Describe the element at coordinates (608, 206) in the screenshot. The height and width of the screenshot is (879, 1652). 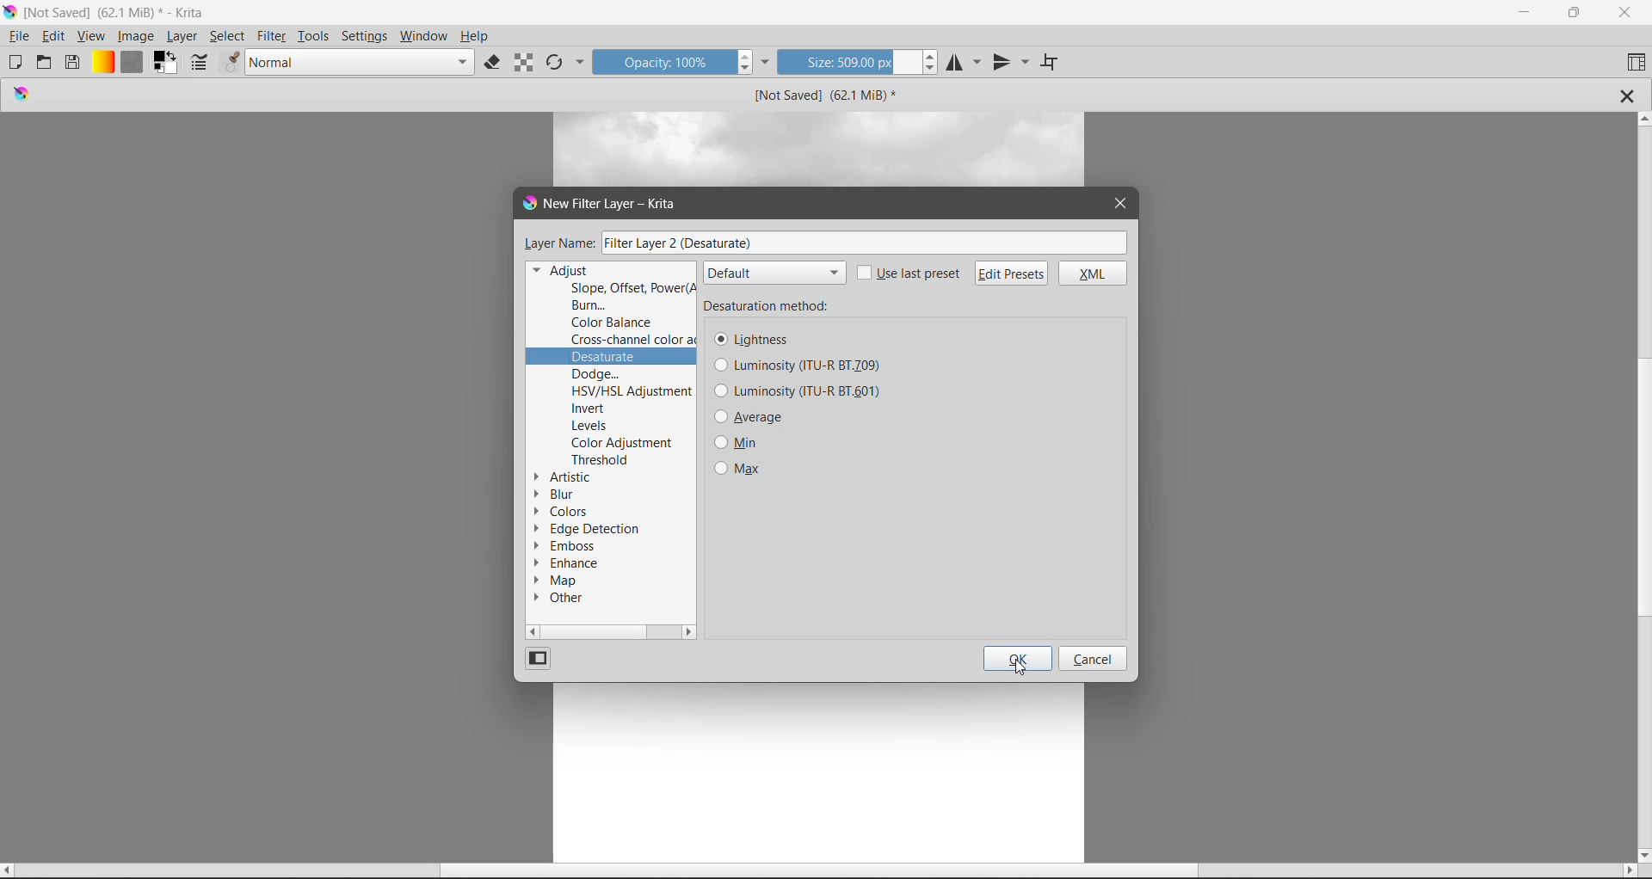
I see `New Filter Layer` at that location.